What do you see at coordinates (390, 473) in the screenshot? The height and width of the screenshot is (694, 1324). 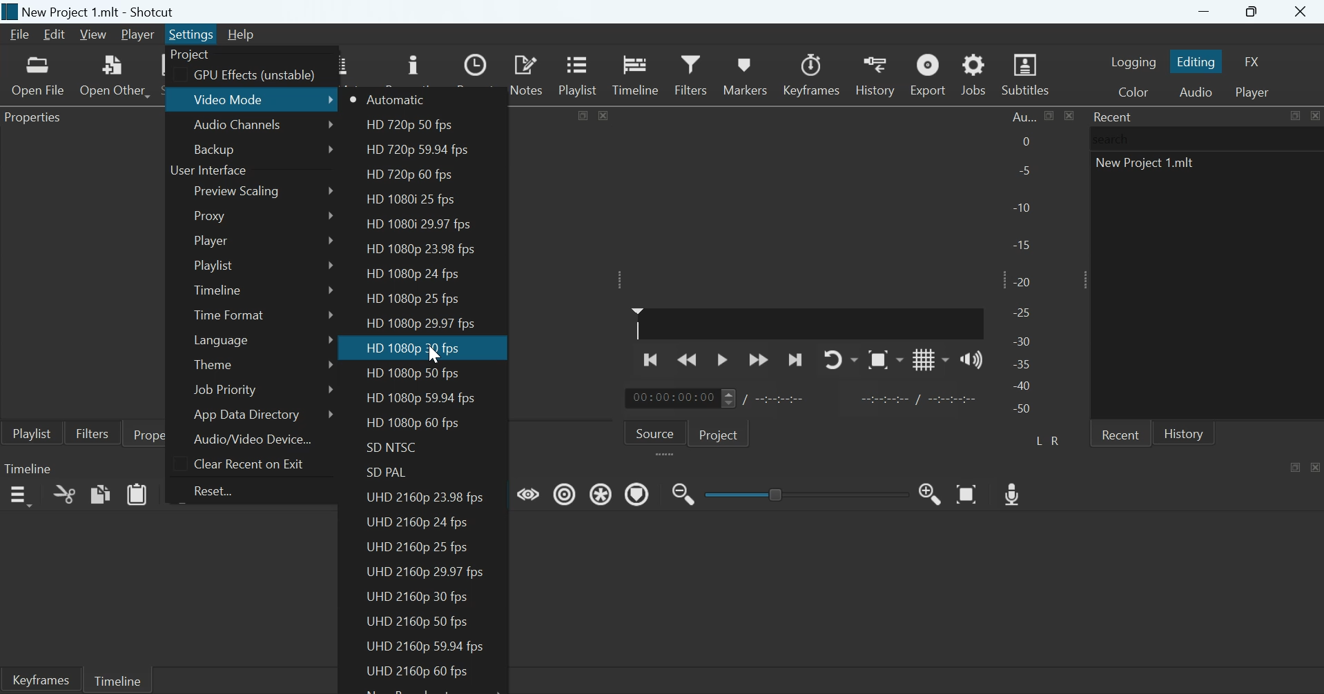 I see `SD PAL` at bounding box center [390, 473].